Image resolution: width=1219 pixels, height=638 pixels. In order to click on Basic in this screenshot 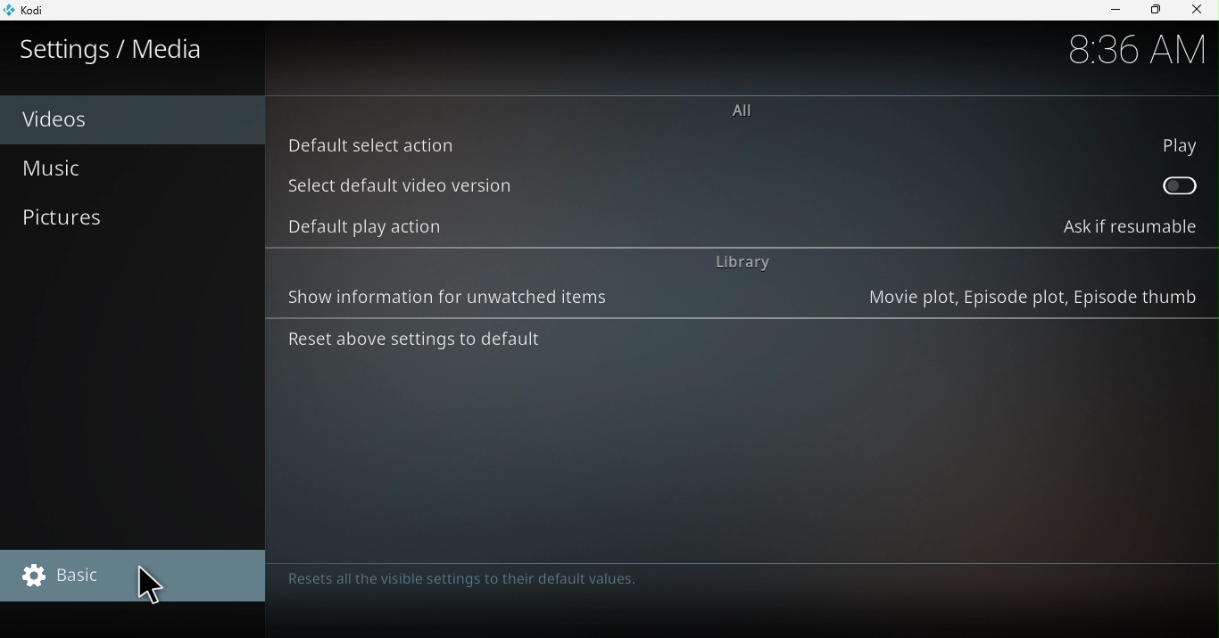, I will do `click(138, 578)`.